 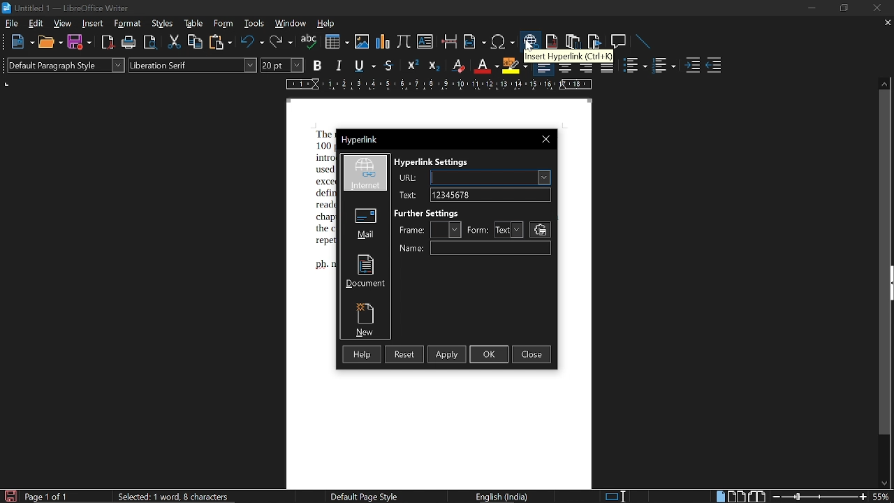 What do you see at coordinates (67, 8) in the screenshot?
I see `Untitled 1 -LibreOffice Writer` at bounding box center [67, 8].